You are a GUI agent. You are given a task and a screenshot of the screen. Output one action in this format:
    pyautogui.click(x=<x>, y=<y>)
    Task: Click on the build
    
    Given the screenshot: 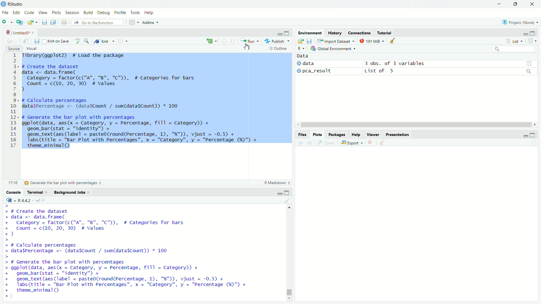 What is the action you would take?
    pyautogui.click(x=90, y=13)
    